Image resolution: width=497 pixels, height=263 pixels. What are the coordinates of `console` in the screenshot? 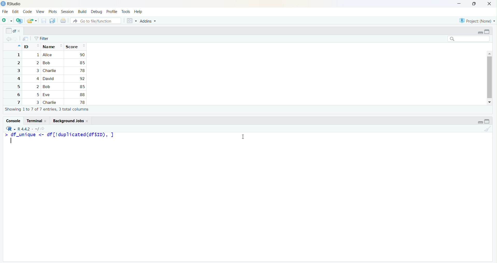 It's located at (13, 121).